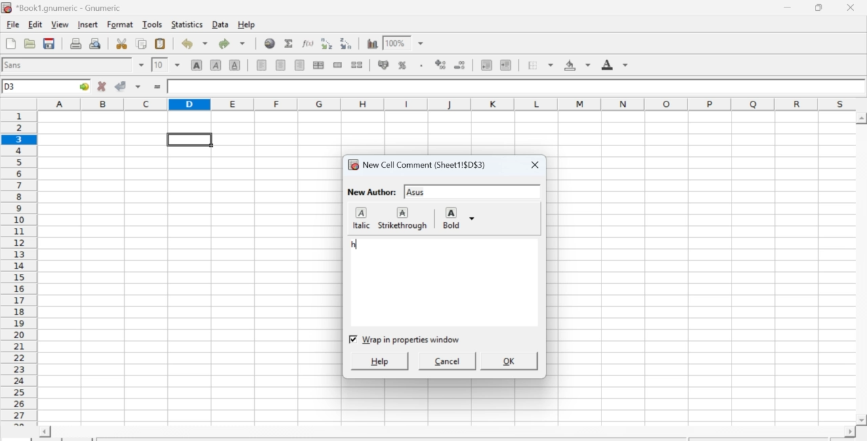  I want to click on Open a file, so click(28, 44).